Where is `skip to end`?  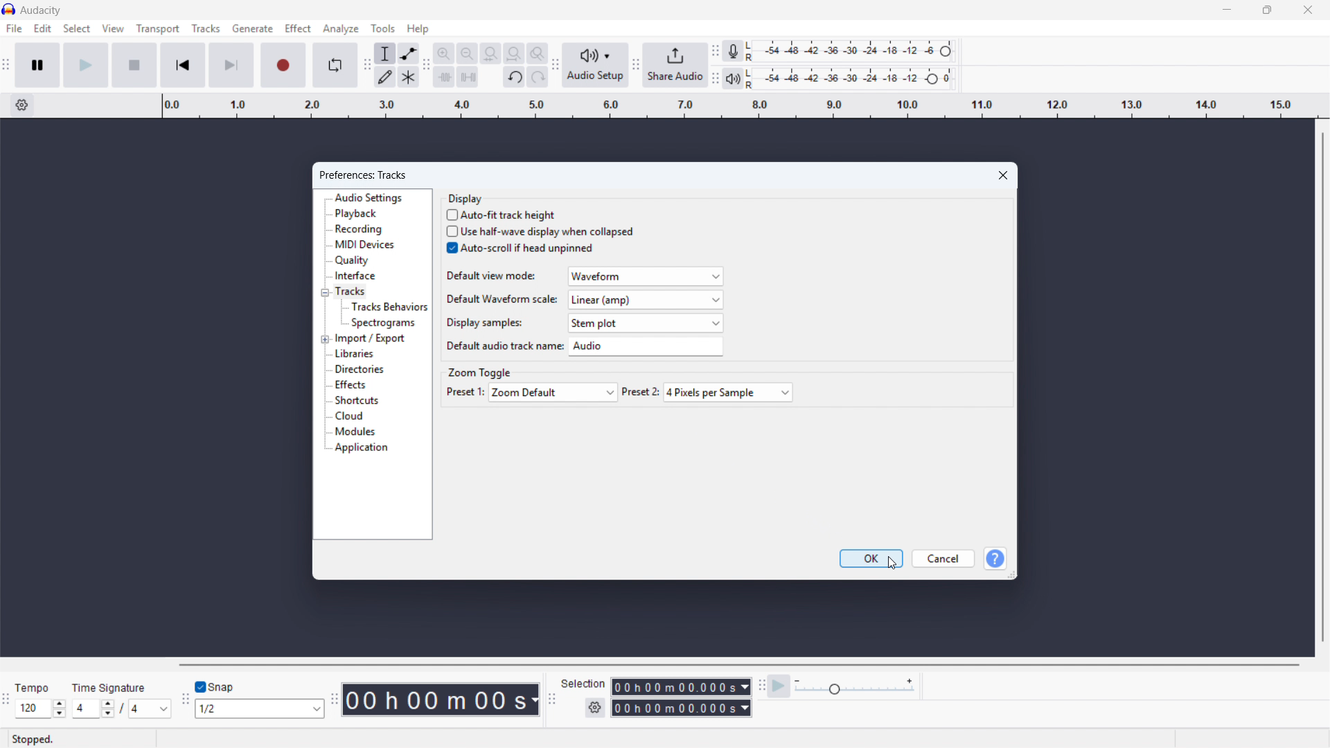 skip to end is located at coordinates (231, 65).